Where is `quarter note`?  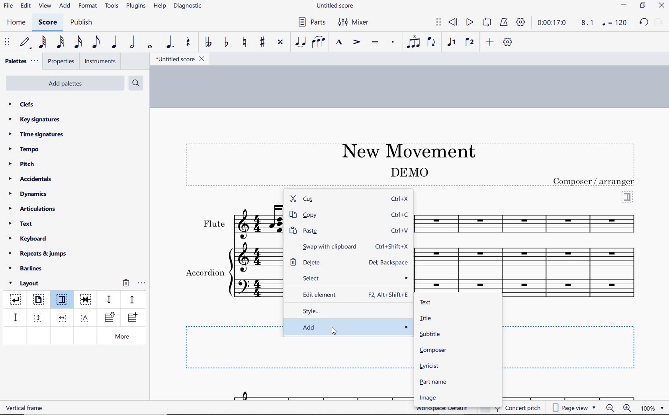
quarter note is located at coordinates (114, 43).